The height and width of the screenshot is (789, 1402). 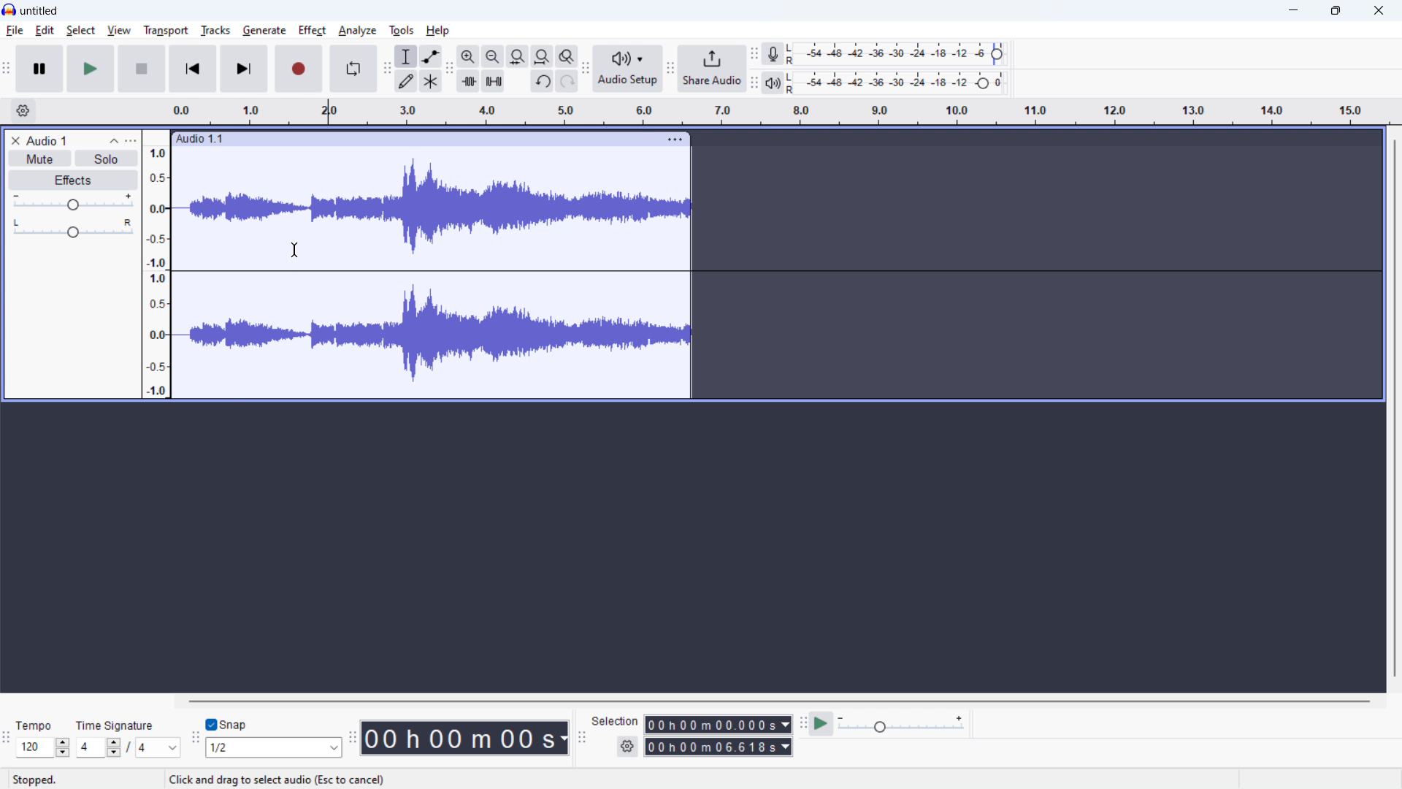 What do you see at coordinates (227, 725) in the screenshot?
I see `toggle snap` at bounding box center [227, 725].